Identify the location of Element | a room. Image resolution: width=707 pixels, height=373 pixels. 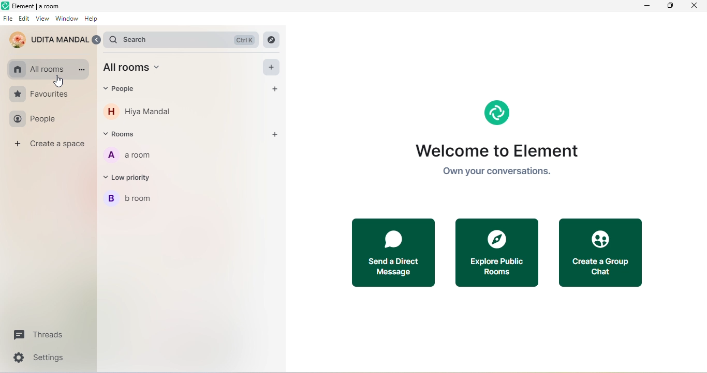
(36, 6).